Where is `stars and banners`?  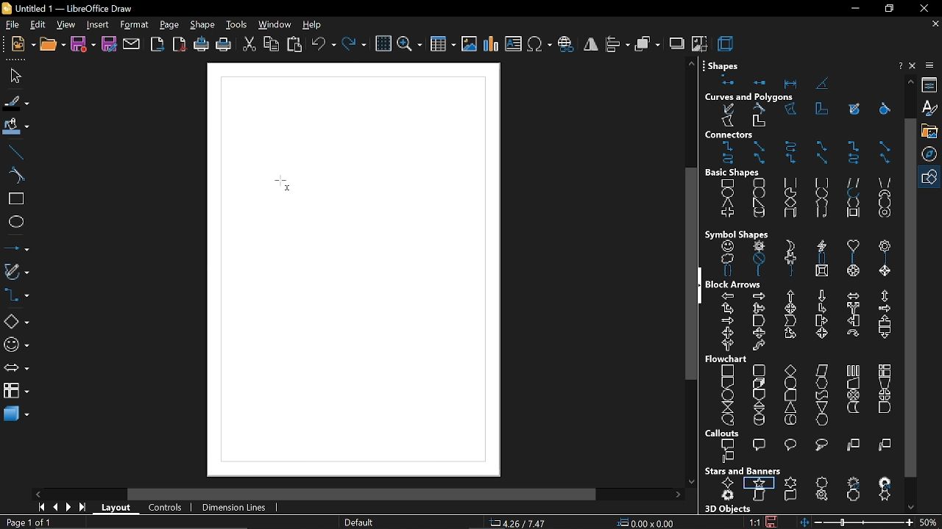 stars and banners is located at coordinates (744, 471).